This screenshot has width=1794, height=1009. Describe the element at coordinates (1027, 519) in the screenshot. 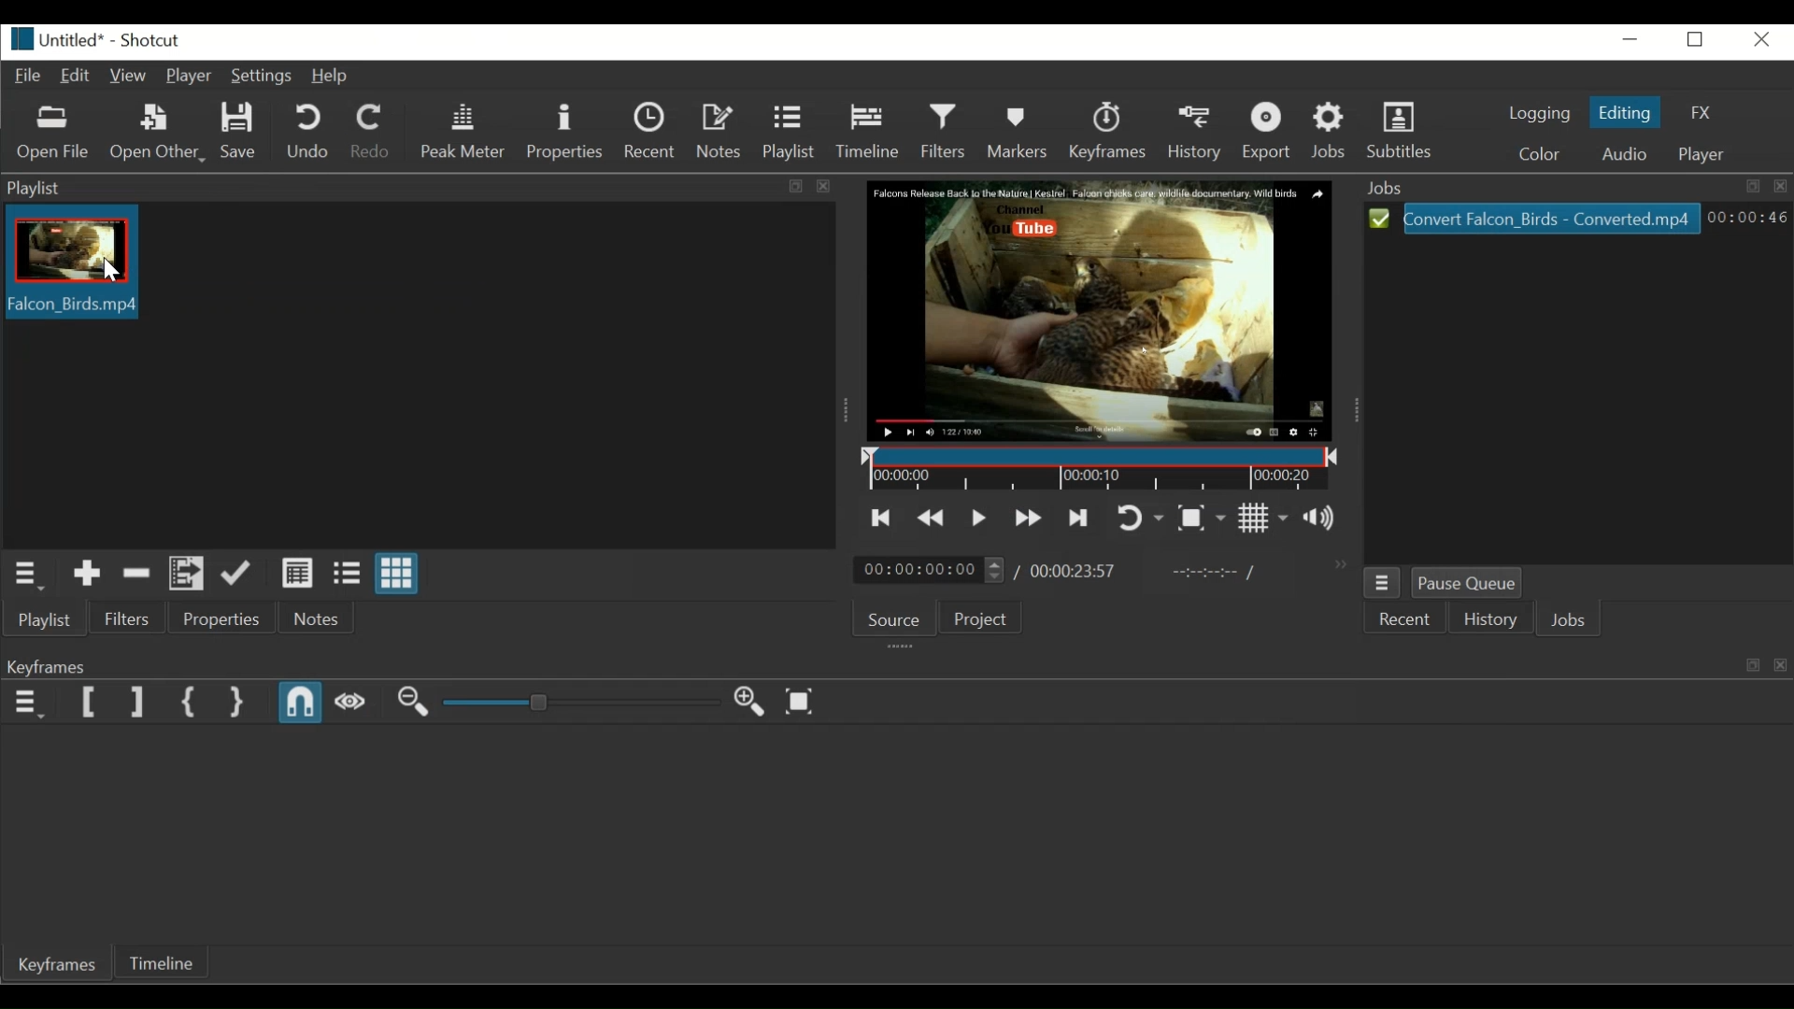

I see `Play quickly forward` at that location.